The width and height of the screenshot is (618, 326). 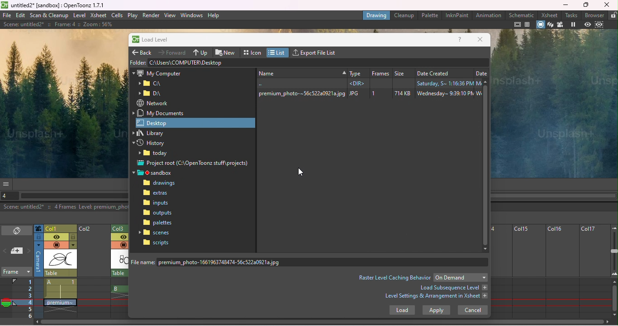 I want to click on Edit, so click(x=21, y=15).